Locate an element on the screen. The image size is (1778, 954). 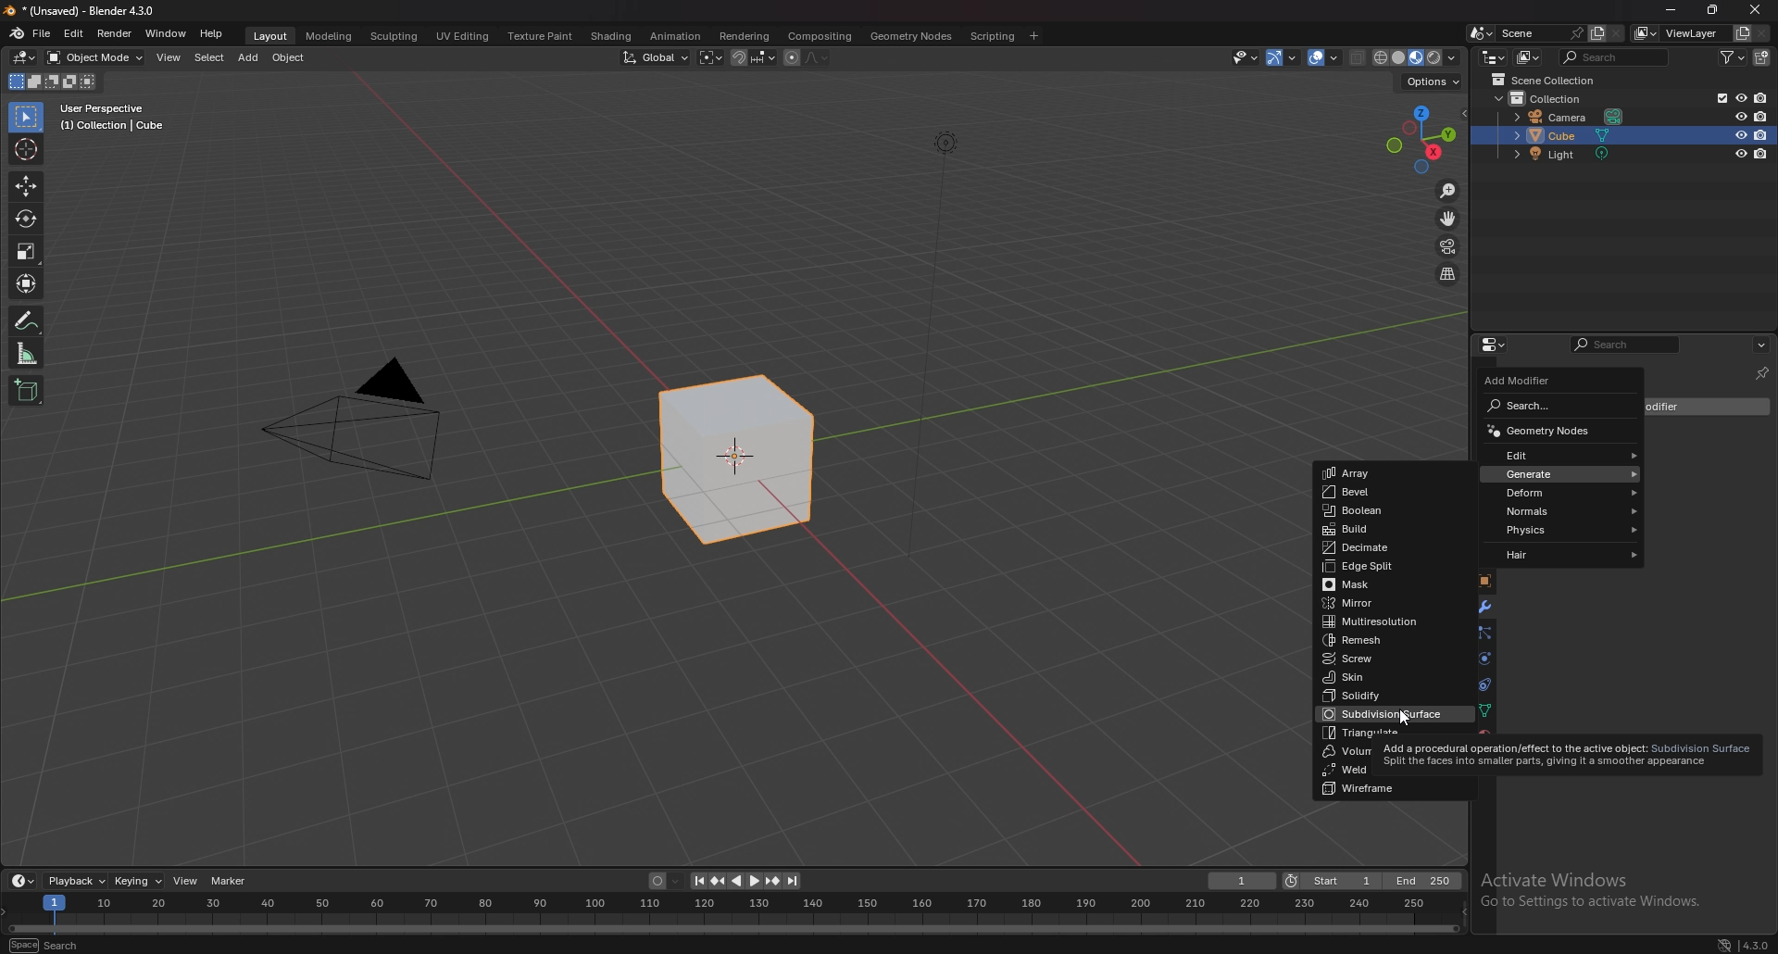
weld is located at coordinates (1343, 771).